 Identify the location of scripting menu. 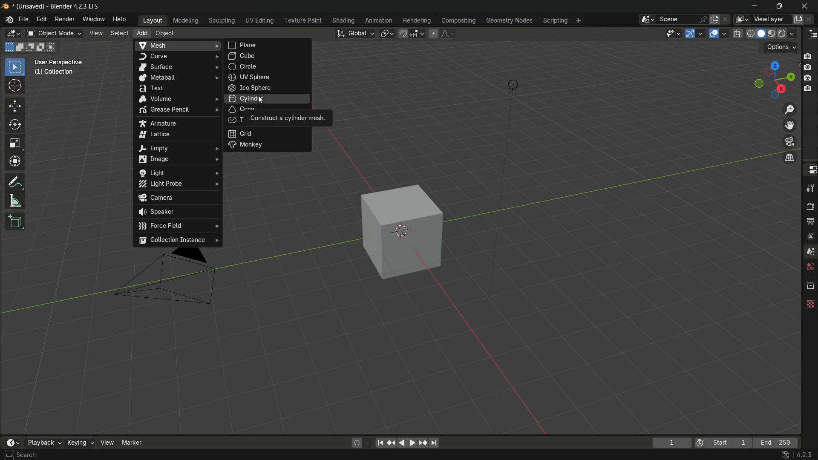
(555, 21).